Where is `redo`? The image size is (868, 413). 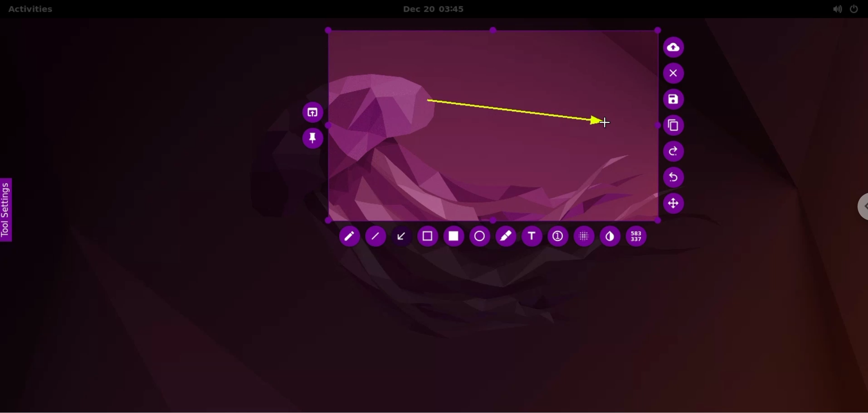 redo is located at coordinates (675, 151).